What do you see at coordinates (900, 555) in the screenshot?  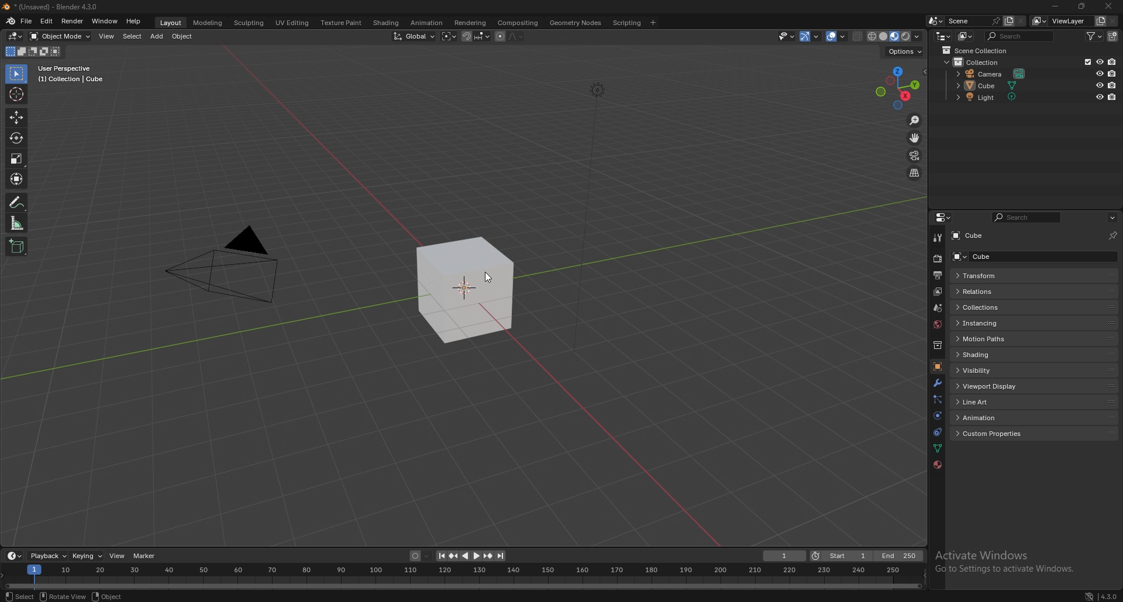 I see `end` at bounding box center [900, 555].